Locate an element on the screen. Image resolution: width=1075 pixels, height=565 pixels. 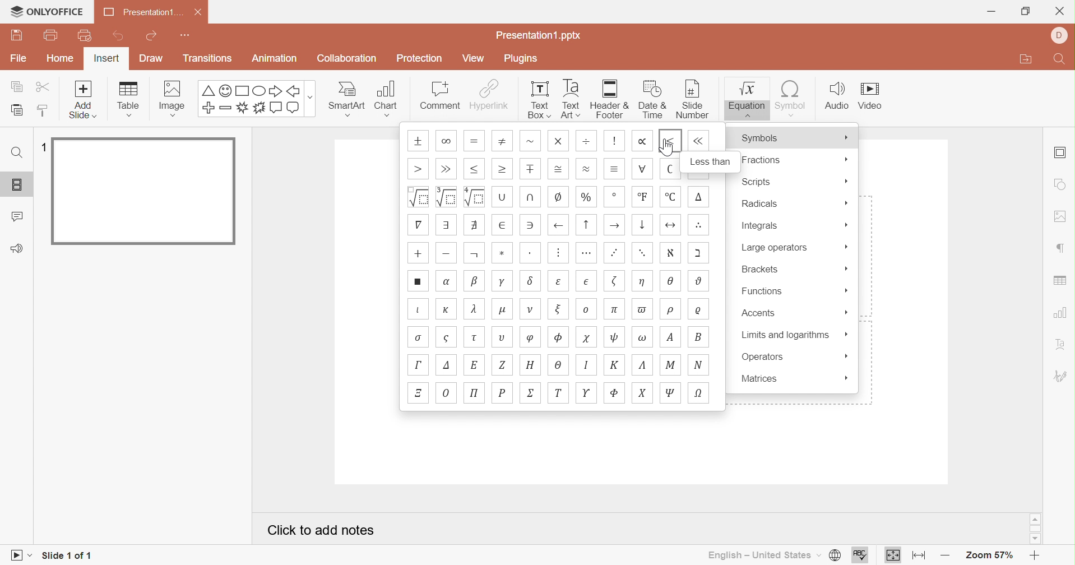
Print is located at coordinates (52, 37).